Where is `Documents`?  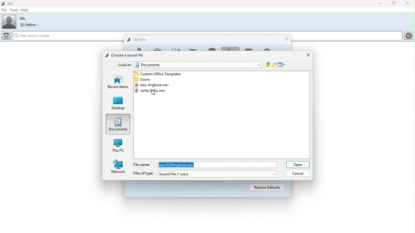 Documents is located at coordinates (119, 124).